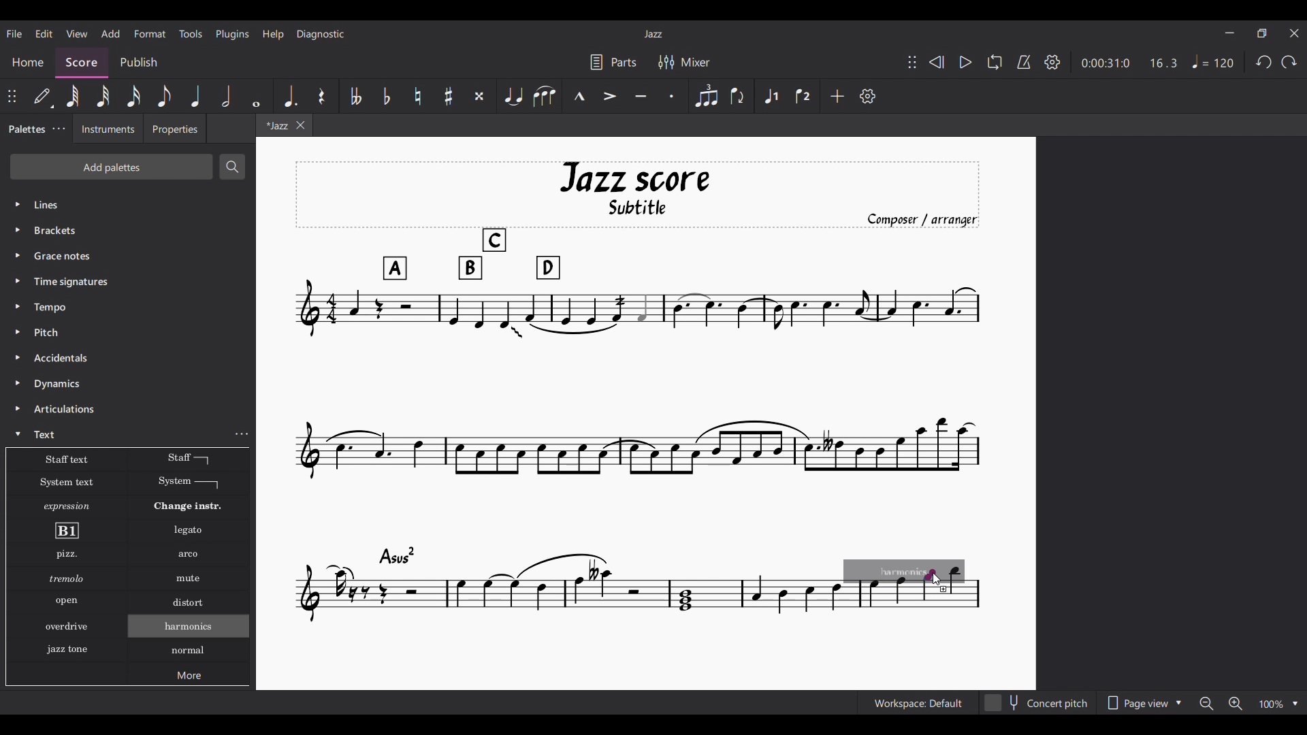 The height and width of the screenshot is (735, 1307). What do you see at coordinates (300, 125) in the screenshot?
I see `Close tab` at bounding box center [300, 125].